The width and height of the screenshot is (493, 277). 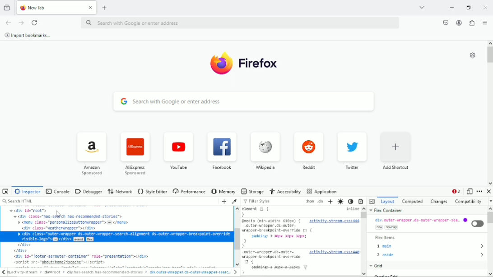 I want to click on Pick an element from the page, so click(x=6, y=191).